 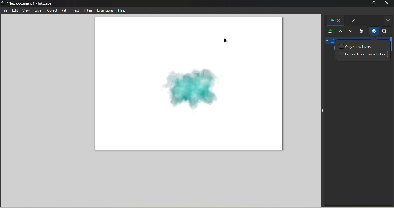 What do you see at coordinates (64, 10) in the screenshot?
I see `Path` at bounding box center [64, 10].